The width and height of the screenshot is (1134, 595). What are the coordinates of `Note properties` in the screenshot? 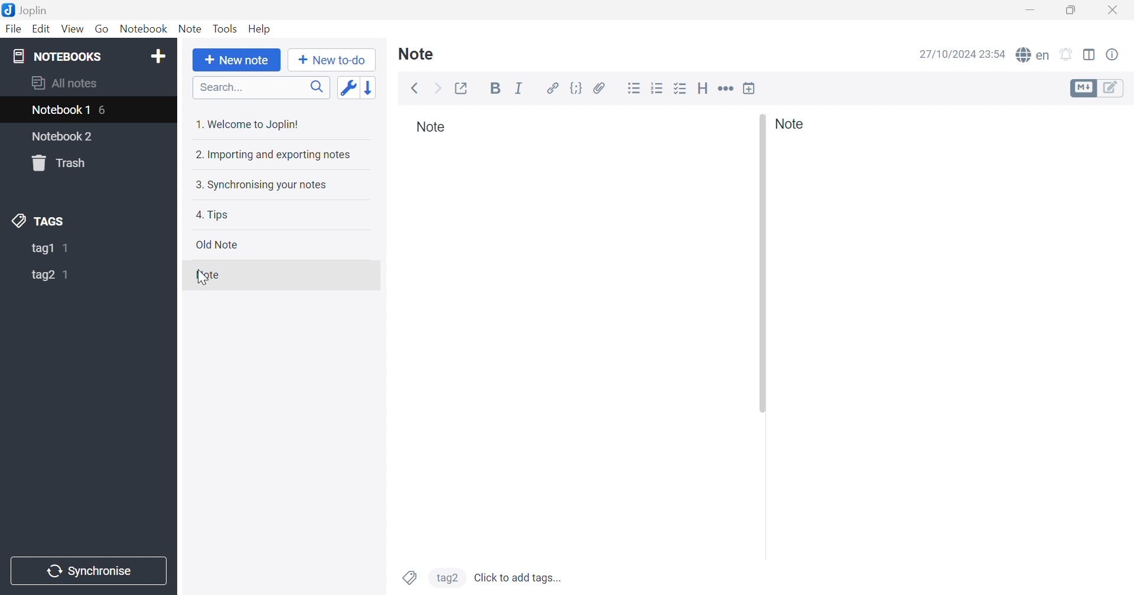 It's located at (1116, 54).